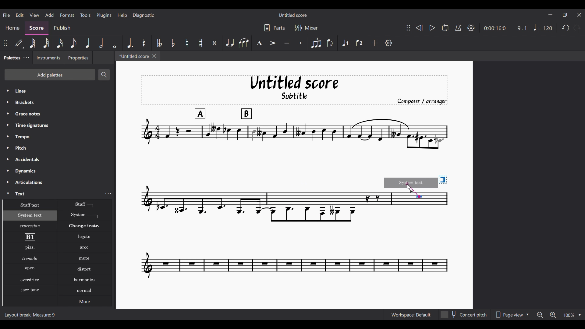 This screenshot has height=329, width=585. I want to click on Whole note, so click(115, 43).